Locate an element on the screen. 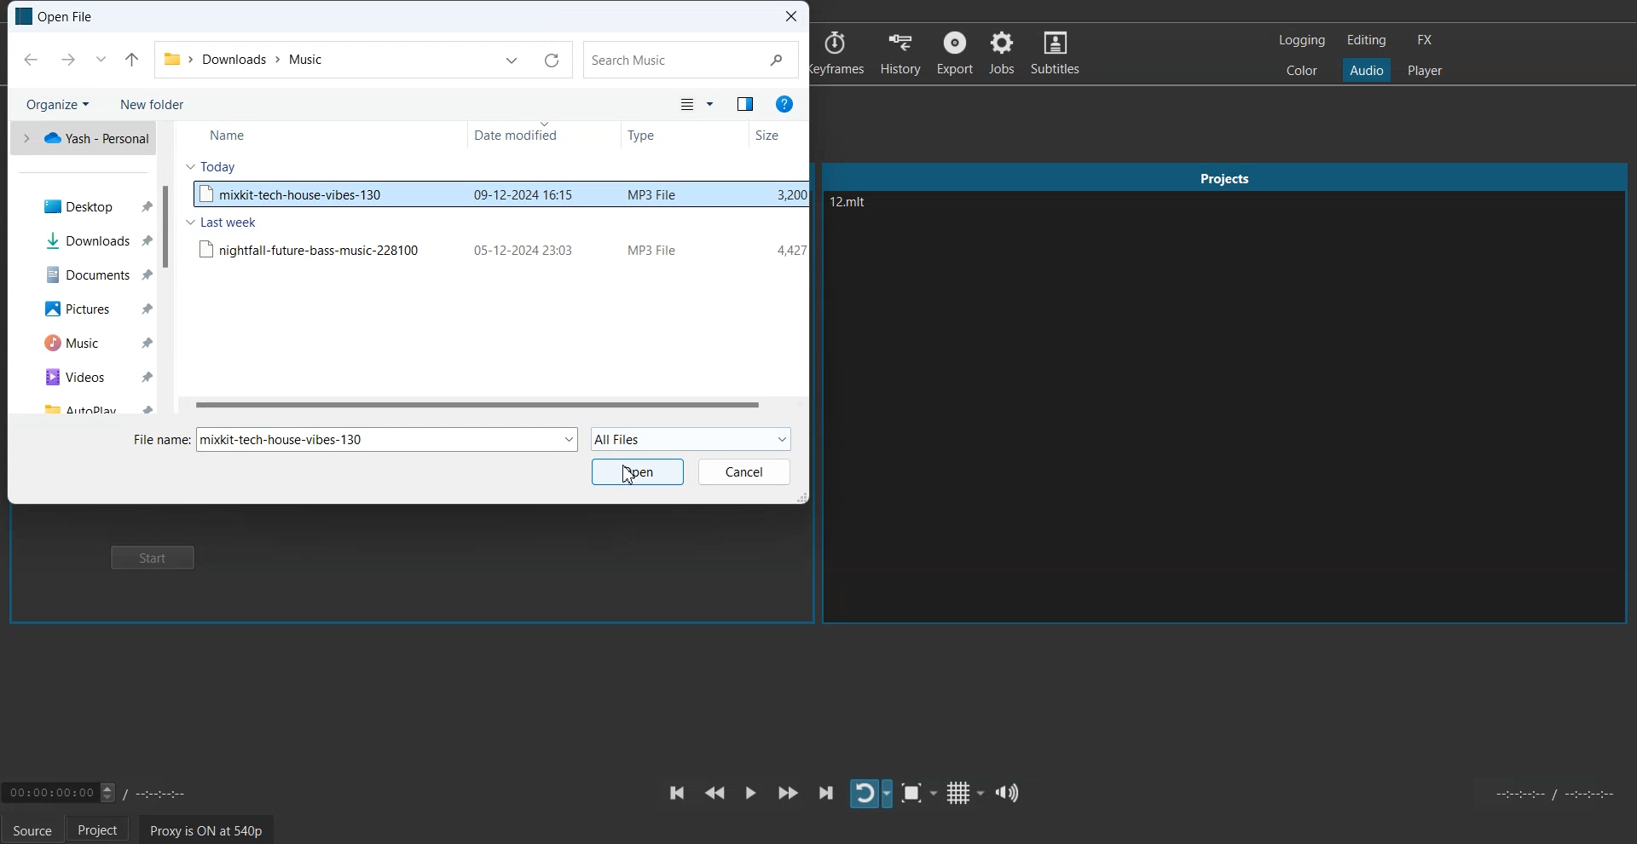 The width and height of the screenshot is (1637, 844). Show the volume control is located at coordinates (1009, 792).